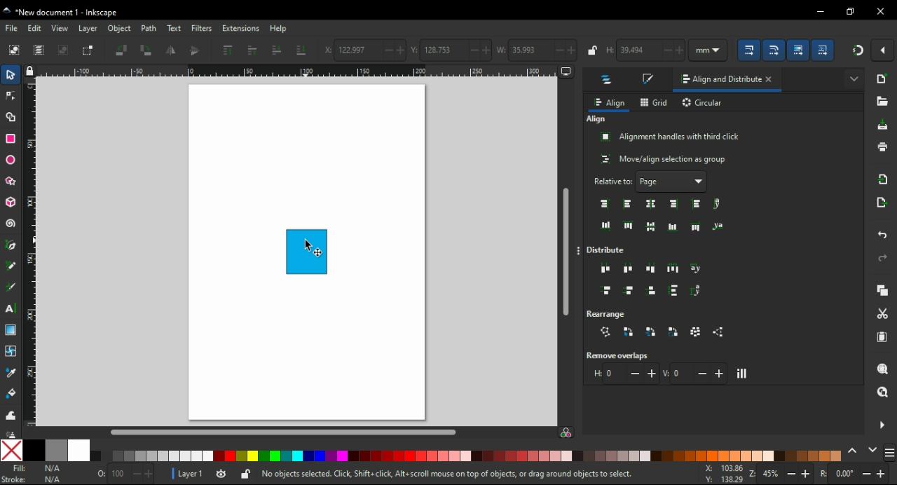  I want to click on paint bucket tool, so click(11, 393).